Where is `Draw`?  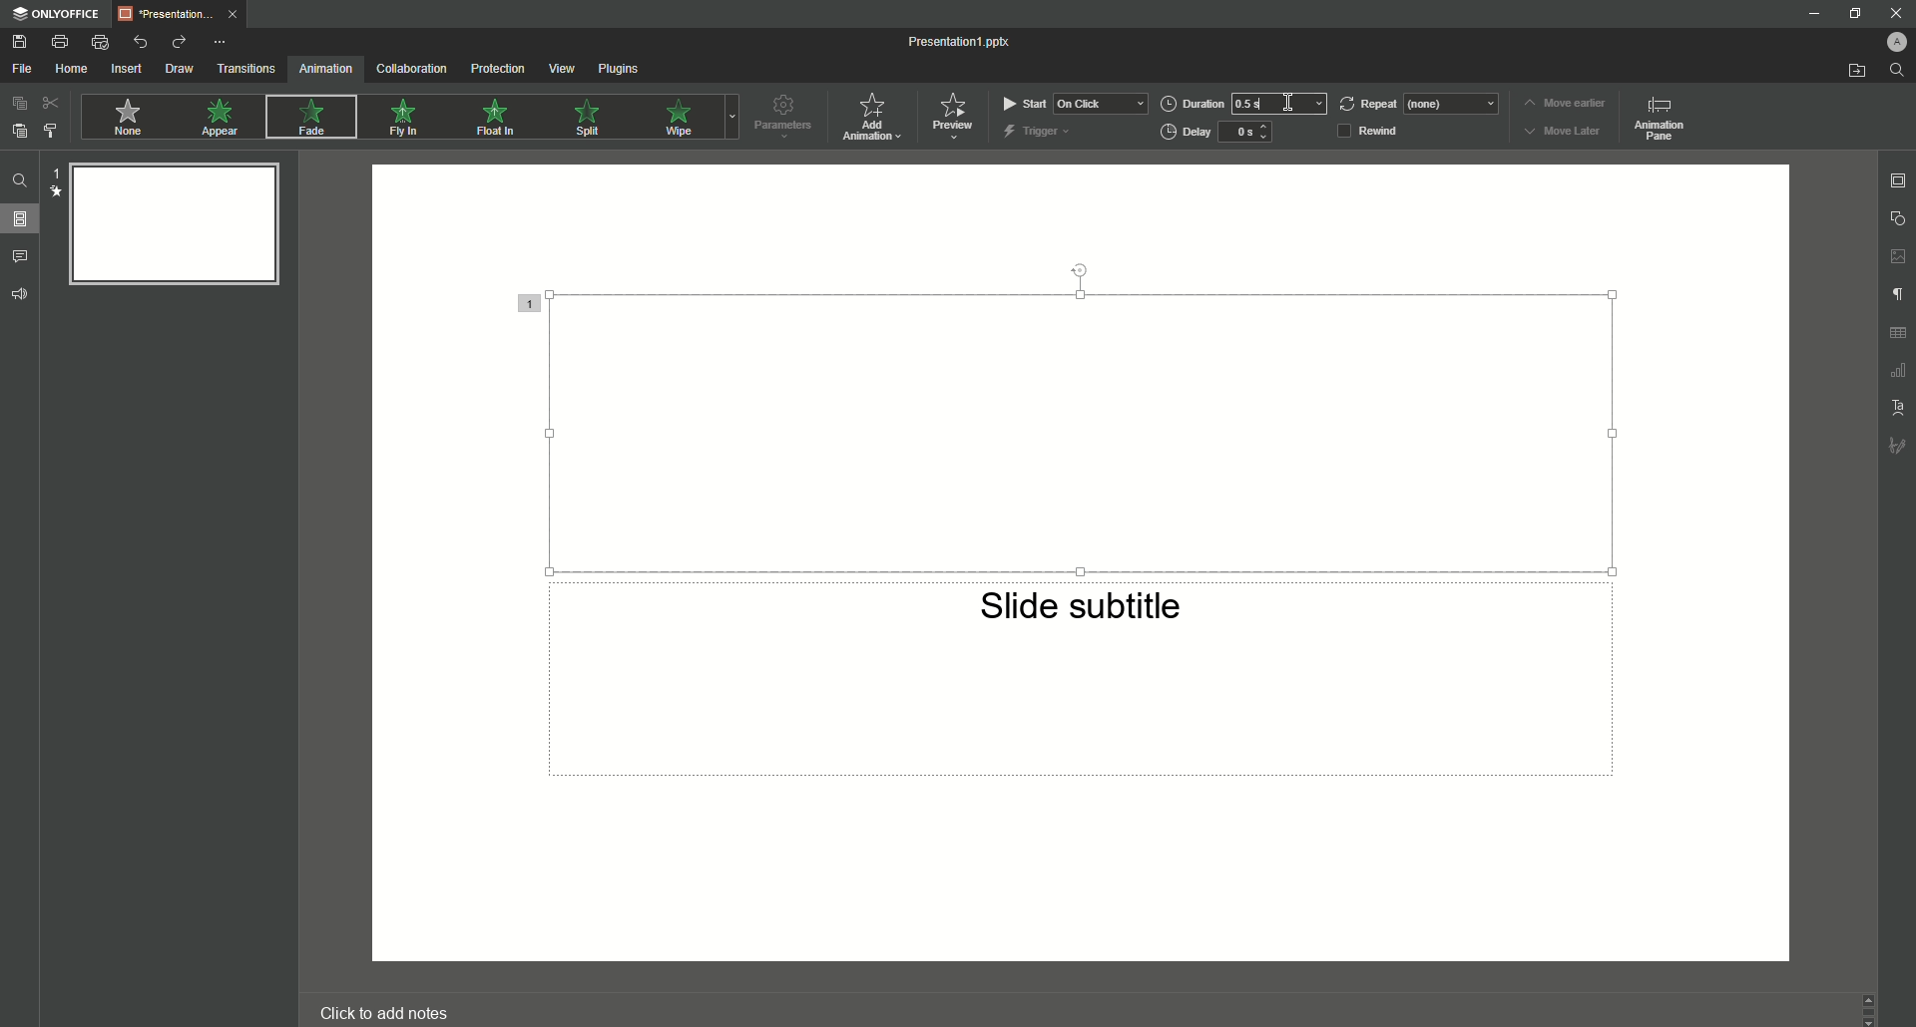
Draw is located at coordinates (181, 68).